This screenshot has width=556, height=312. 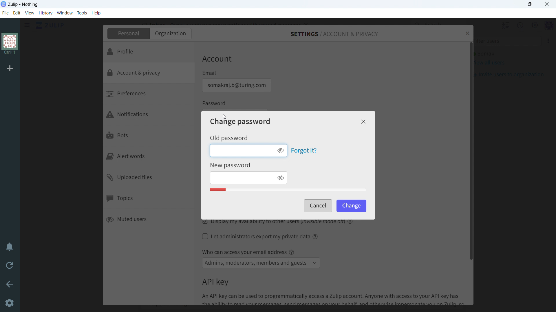 I want to click on enable do not disturb, so click(x=10, y=246).